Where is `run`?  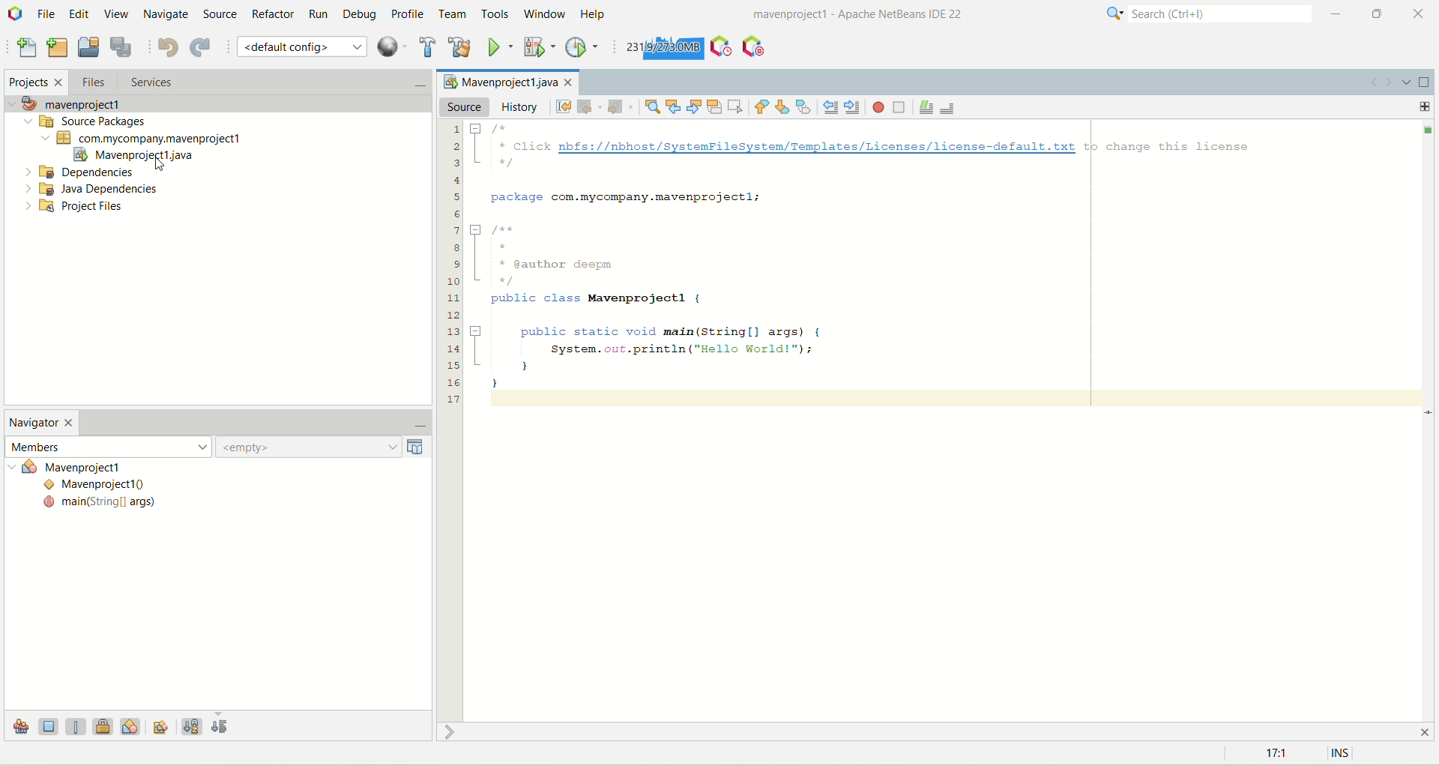 run is located at coordinates (319, 14).